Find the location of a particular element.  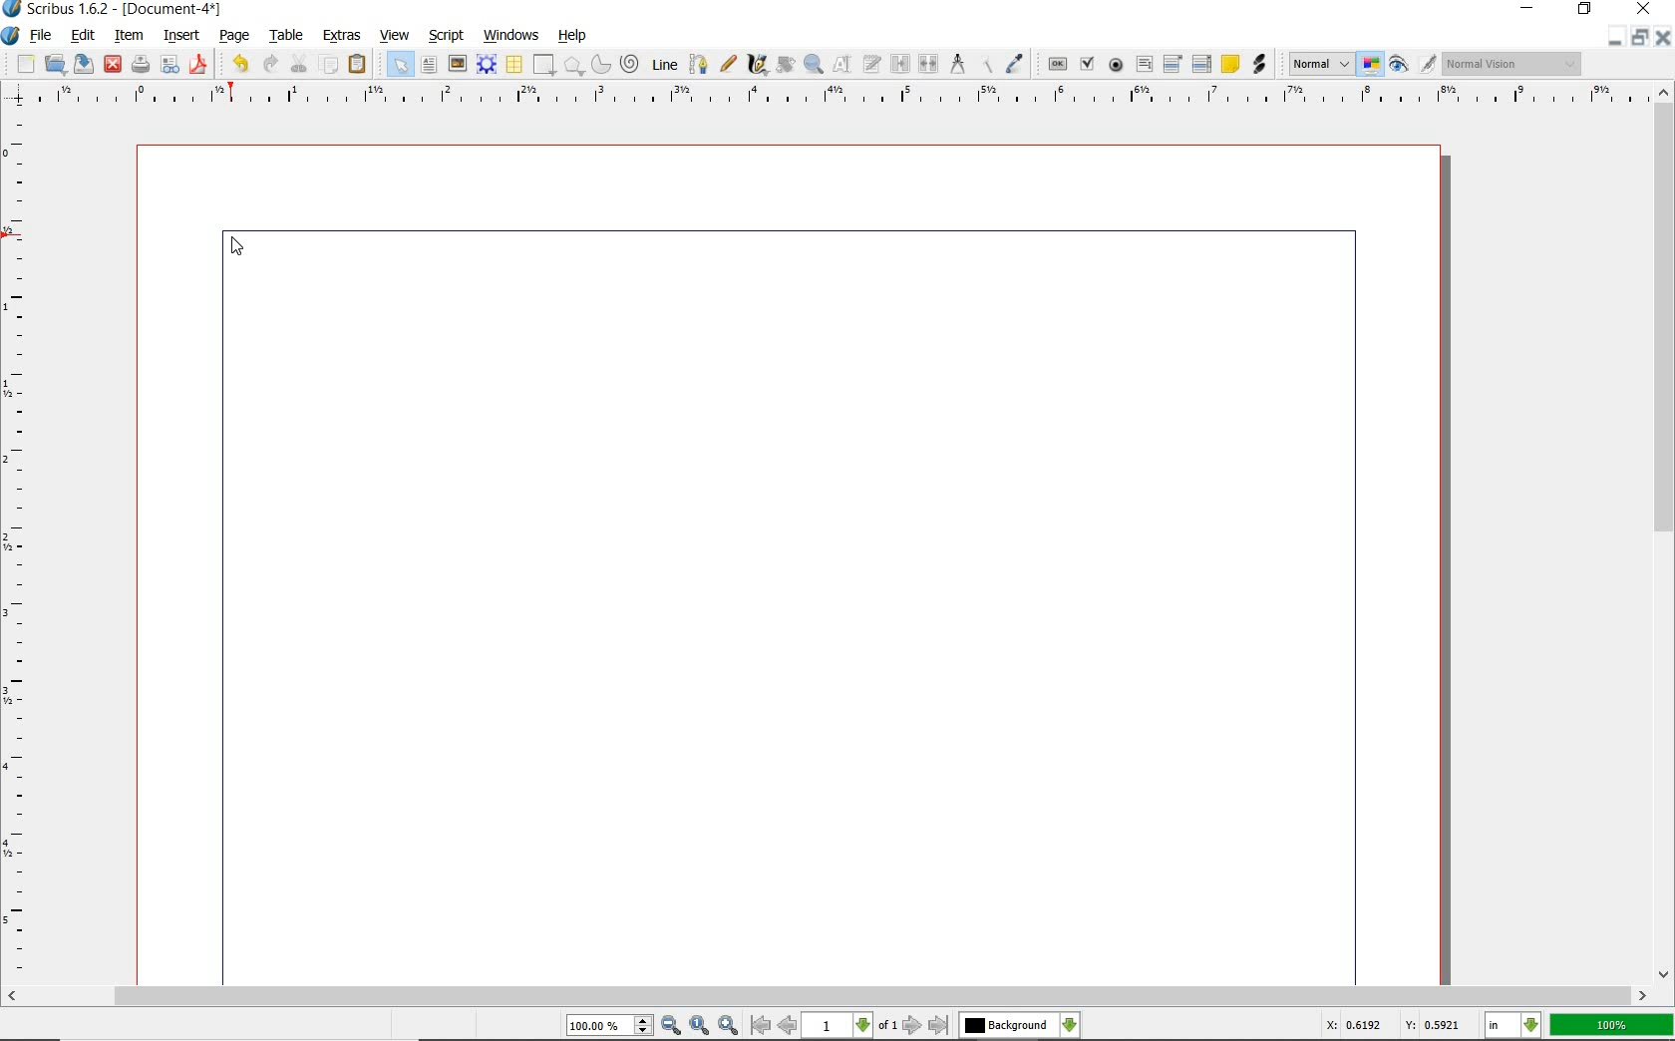

preflight verifier is located at coordinates (170, 65).